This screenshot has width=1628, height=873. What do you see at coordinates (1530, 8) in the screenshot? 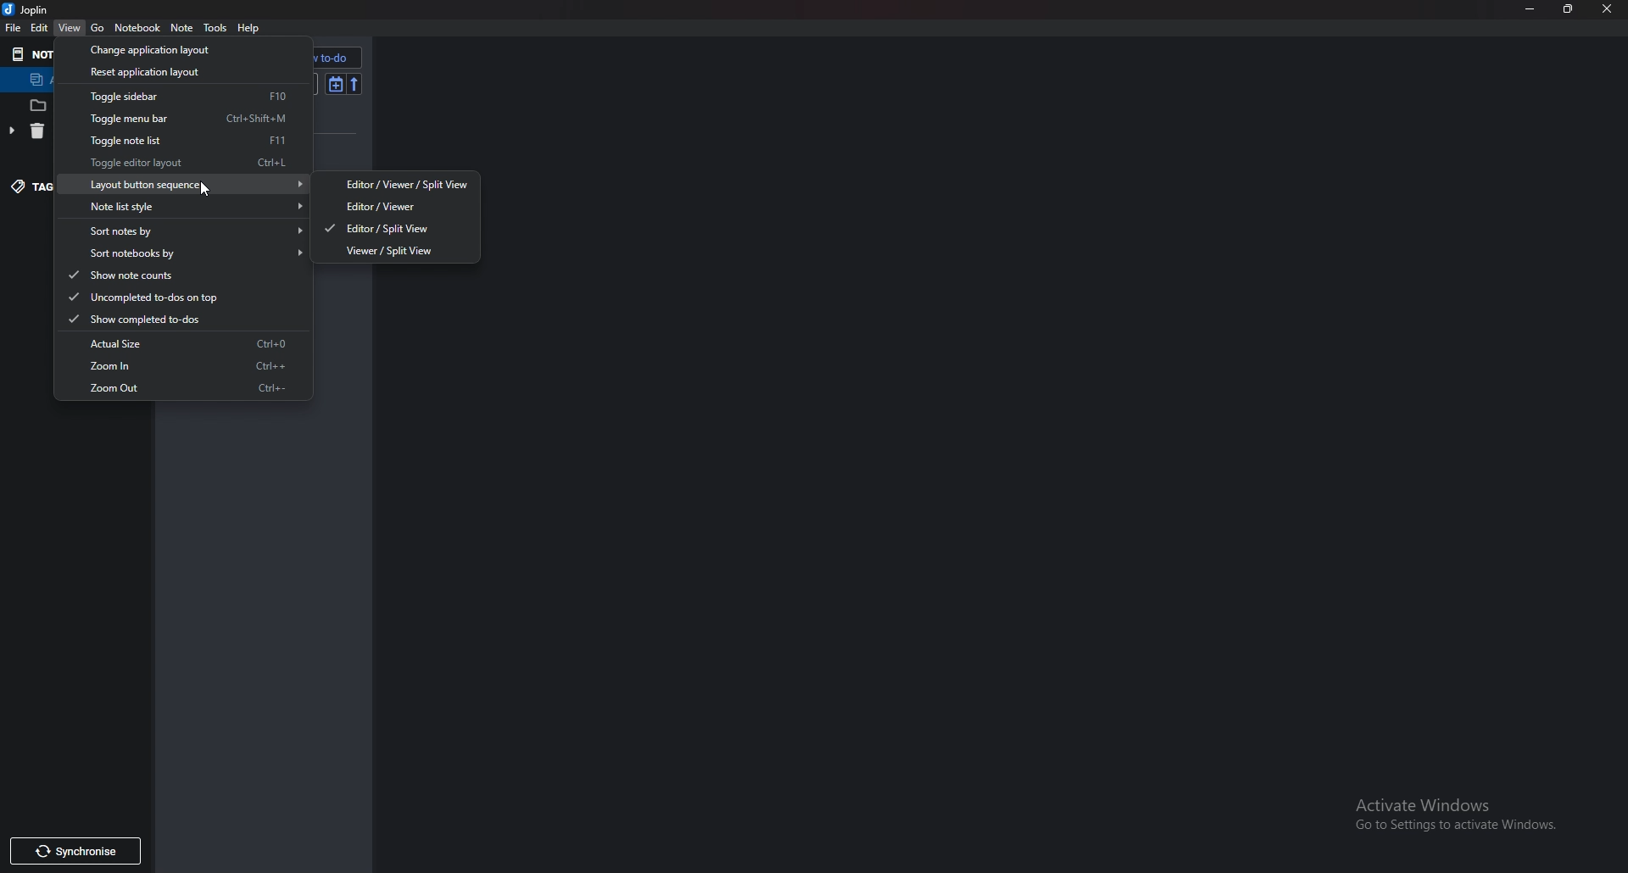
I see `Minimize` at bounding box center [1530, 8].